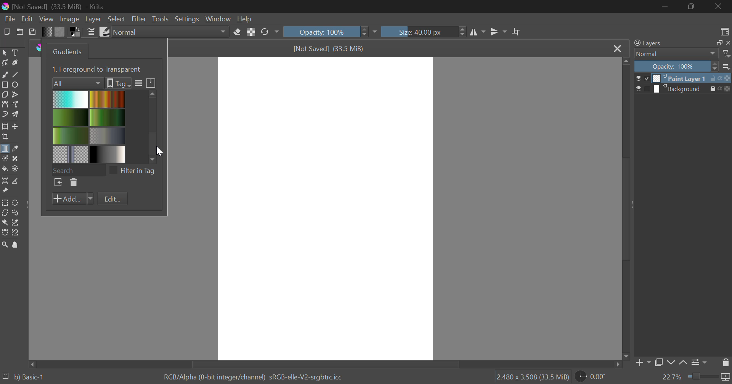 This screenshot has width=732, height=384. I want to click on Normal, so click(171, 32).